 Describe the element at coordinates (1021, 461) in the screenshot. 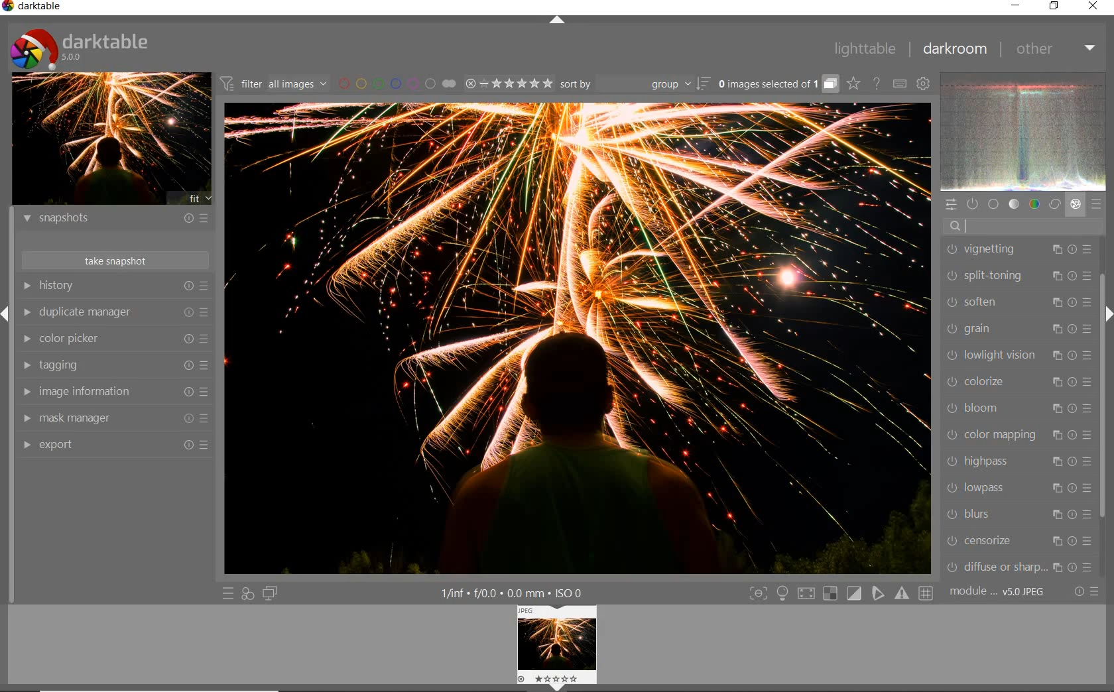

I see `highpass` at that location.